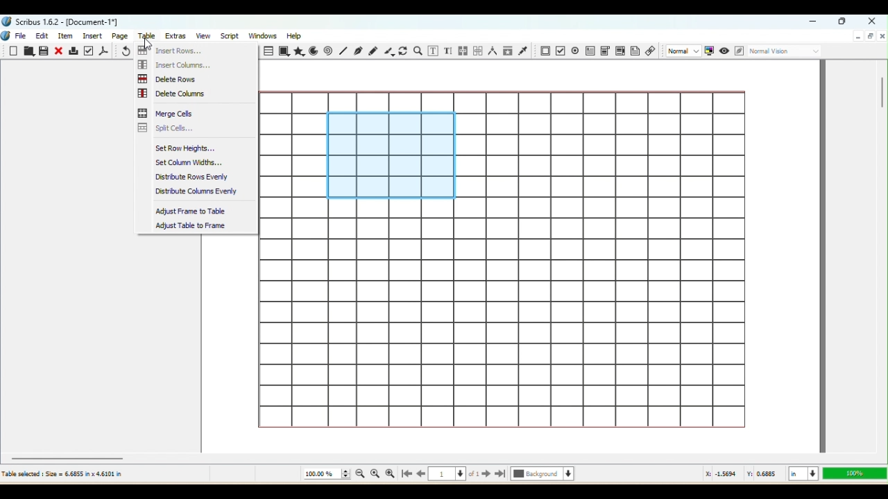 This screenshot has width=888, height=499. What do you see at coordinates (604, 49) in the screenshot?
I see `PDF combo box` at bounding box center [604, 49].